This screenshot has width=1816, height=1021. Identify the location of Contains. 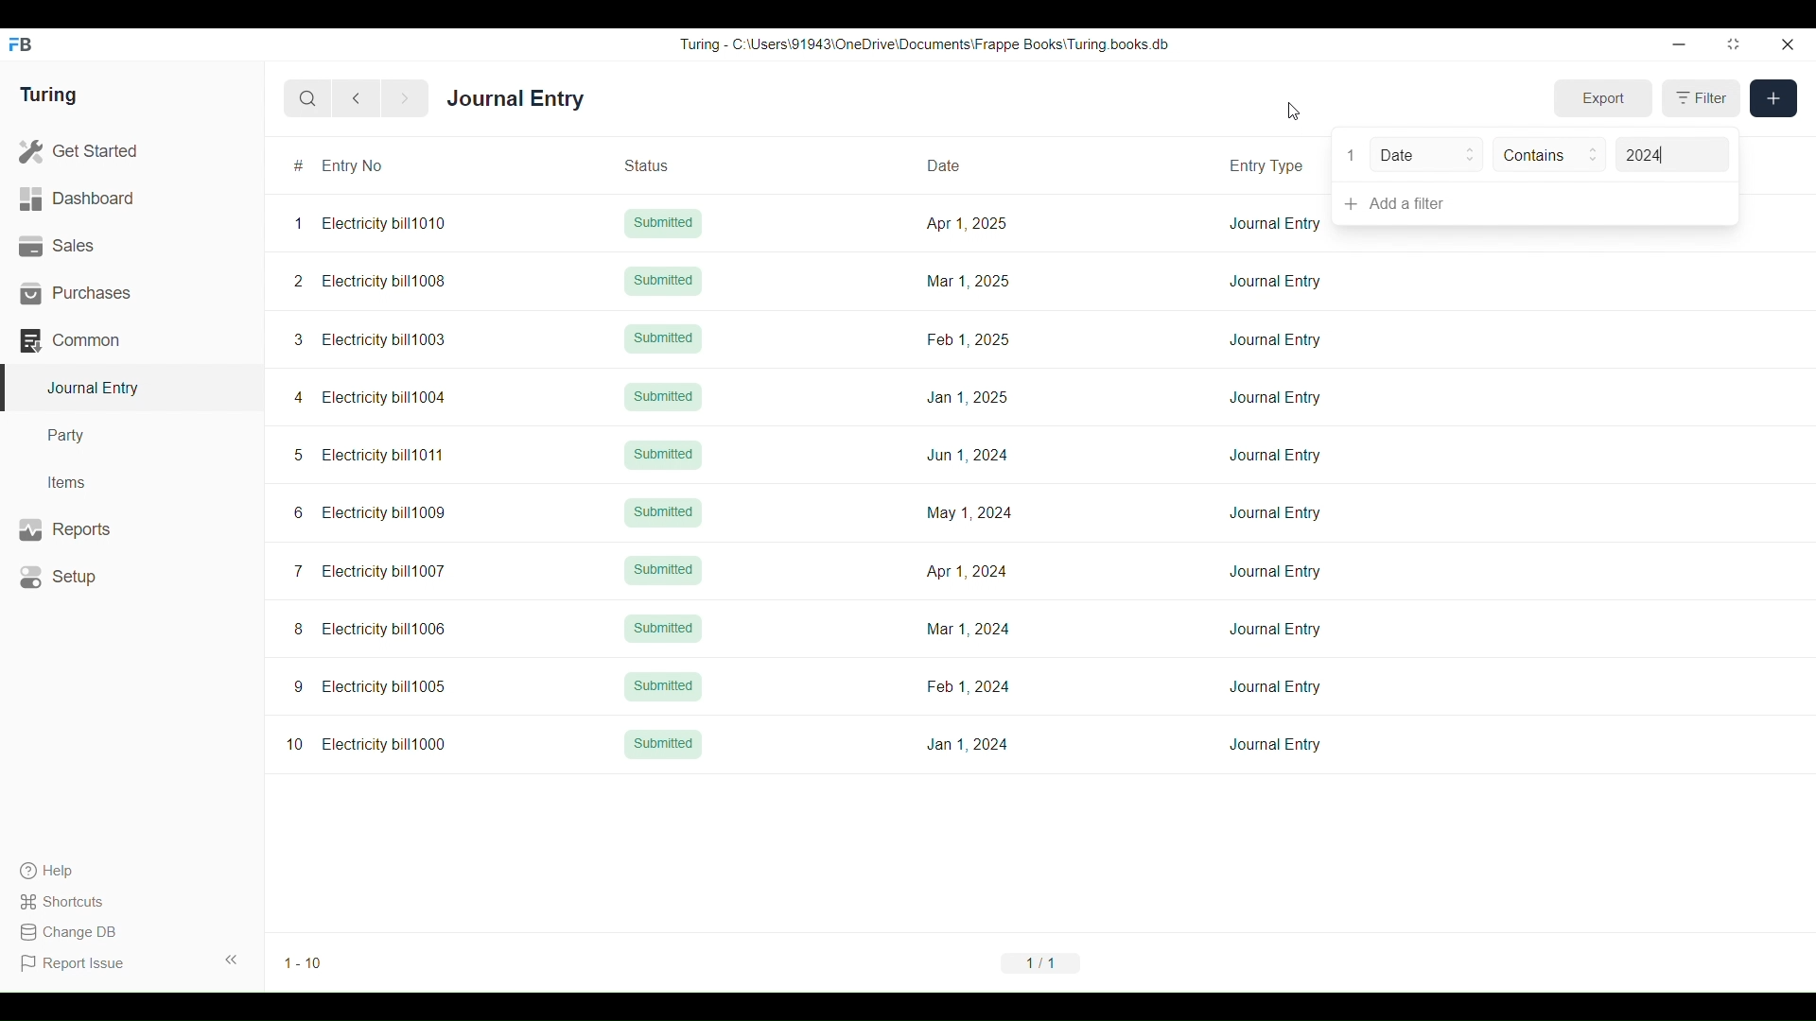
(1549, 154).